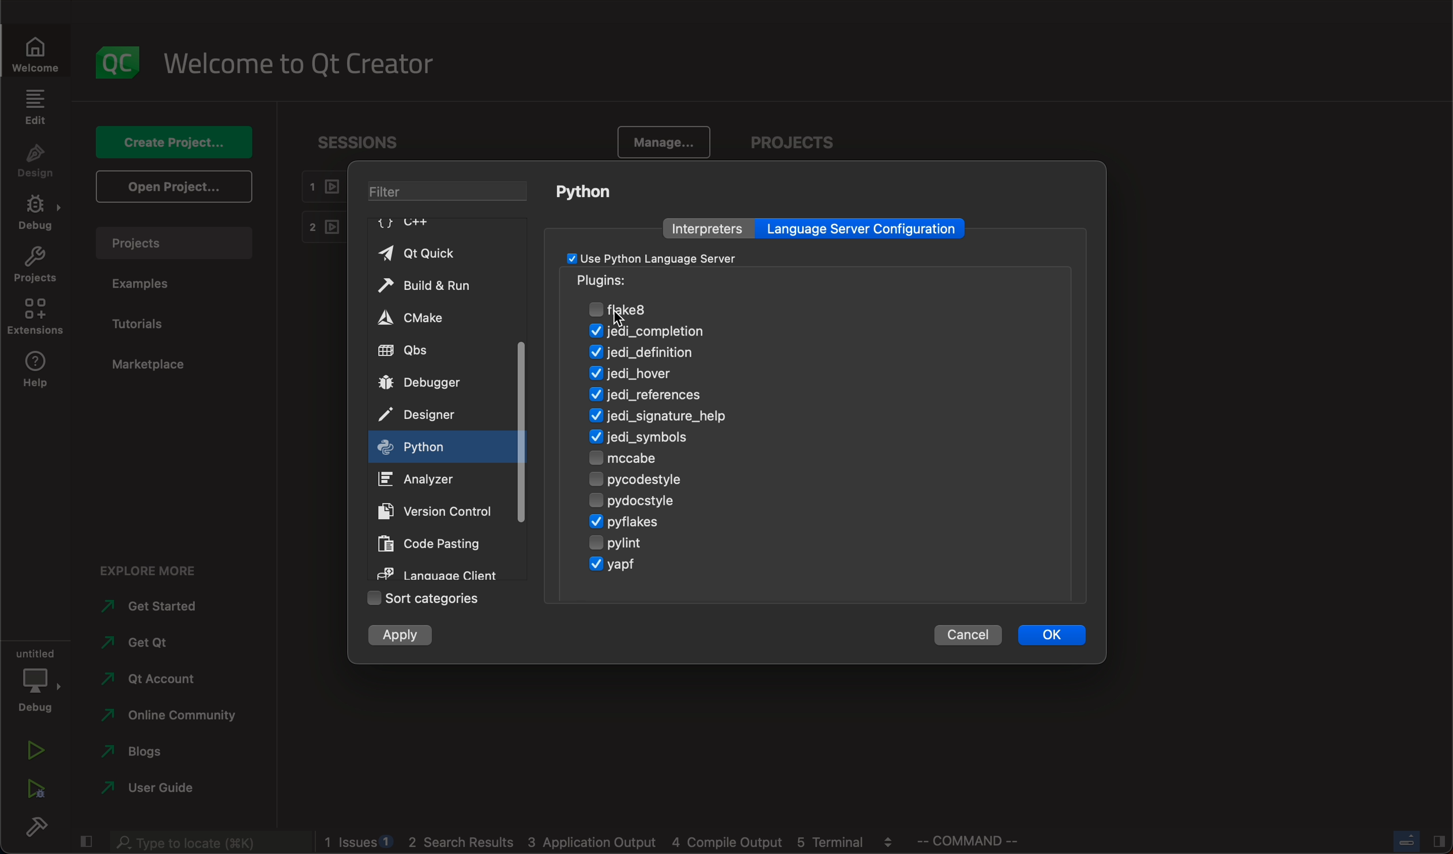 The height and width of the screenshot is (854, 1453). I want to click on hover, so click(646, 372).